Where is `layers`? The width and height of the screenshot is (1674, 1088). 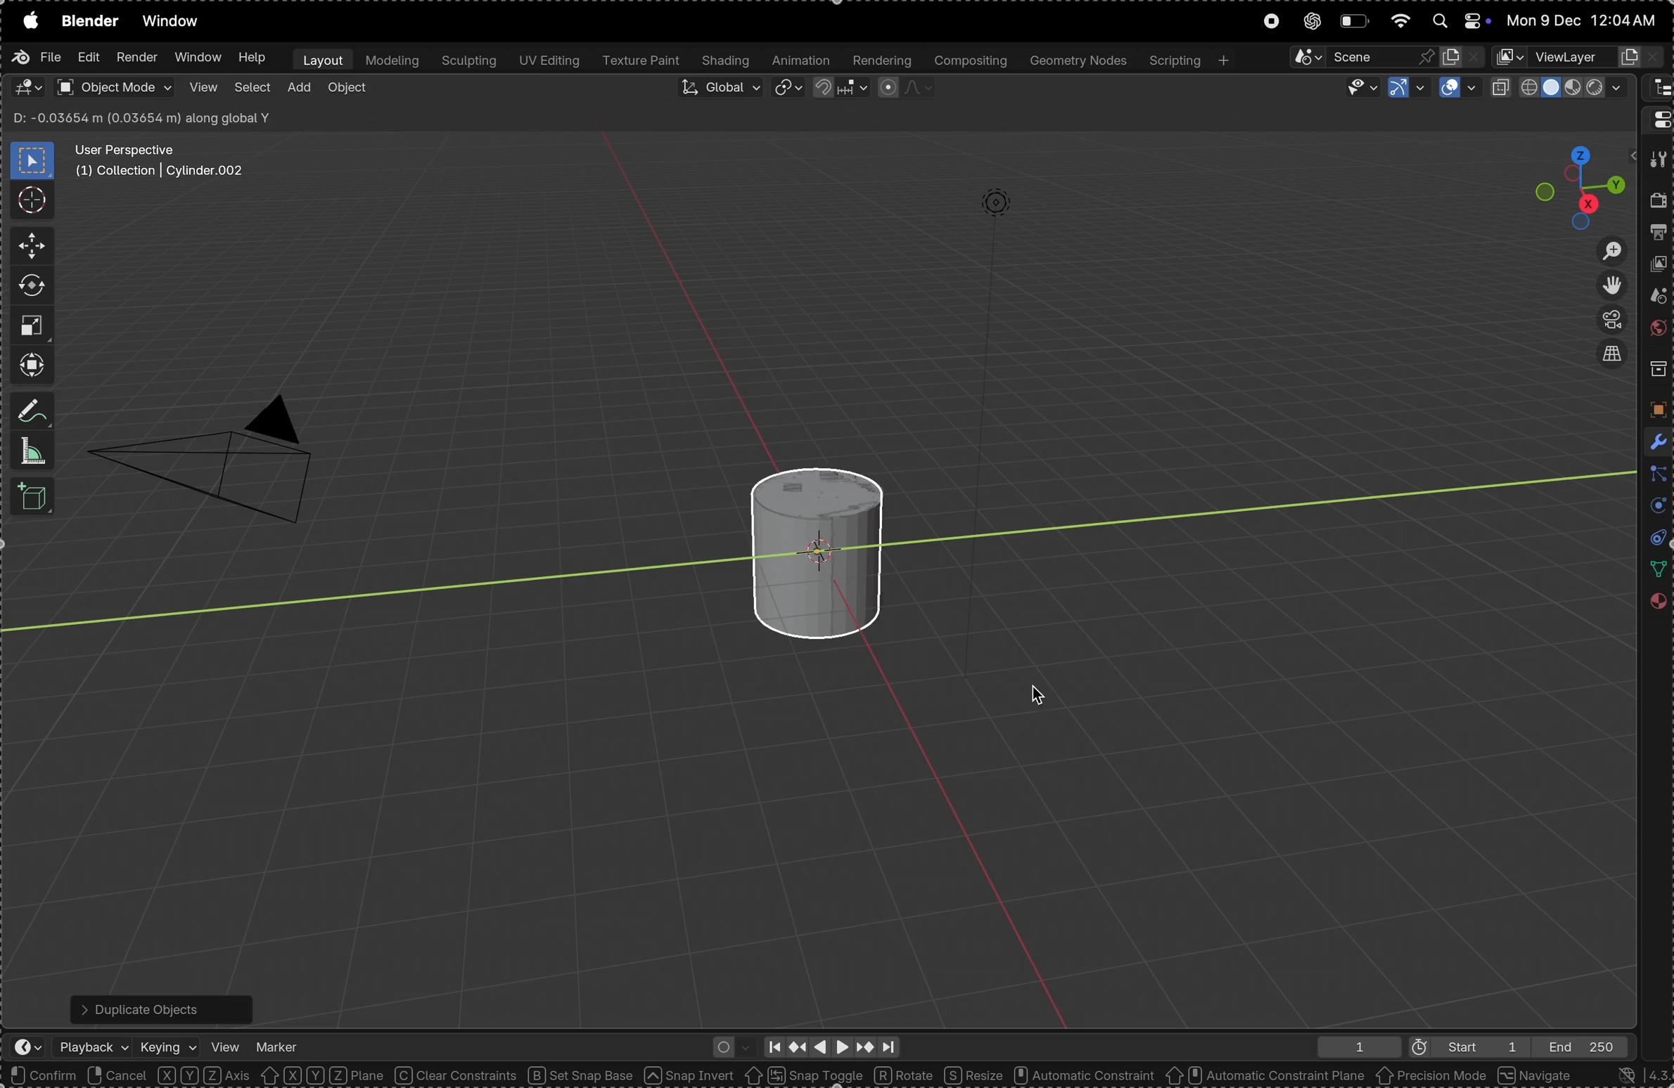
layers is located at coordinates (1654, 507).